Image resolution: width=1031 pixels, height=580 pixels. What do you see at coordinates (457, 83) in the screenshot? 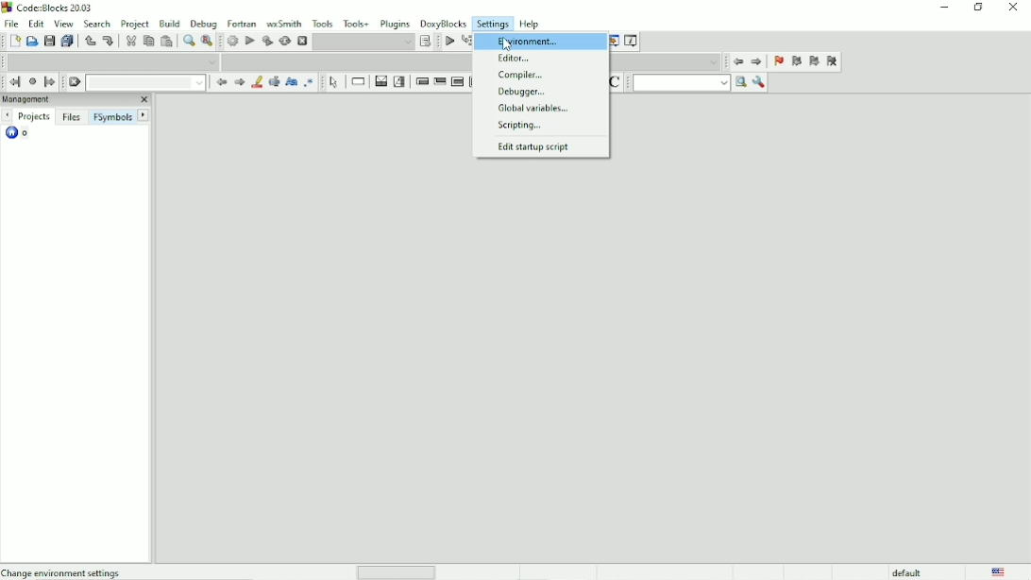
I see `Counting loop` at bounding box center [457, 83].